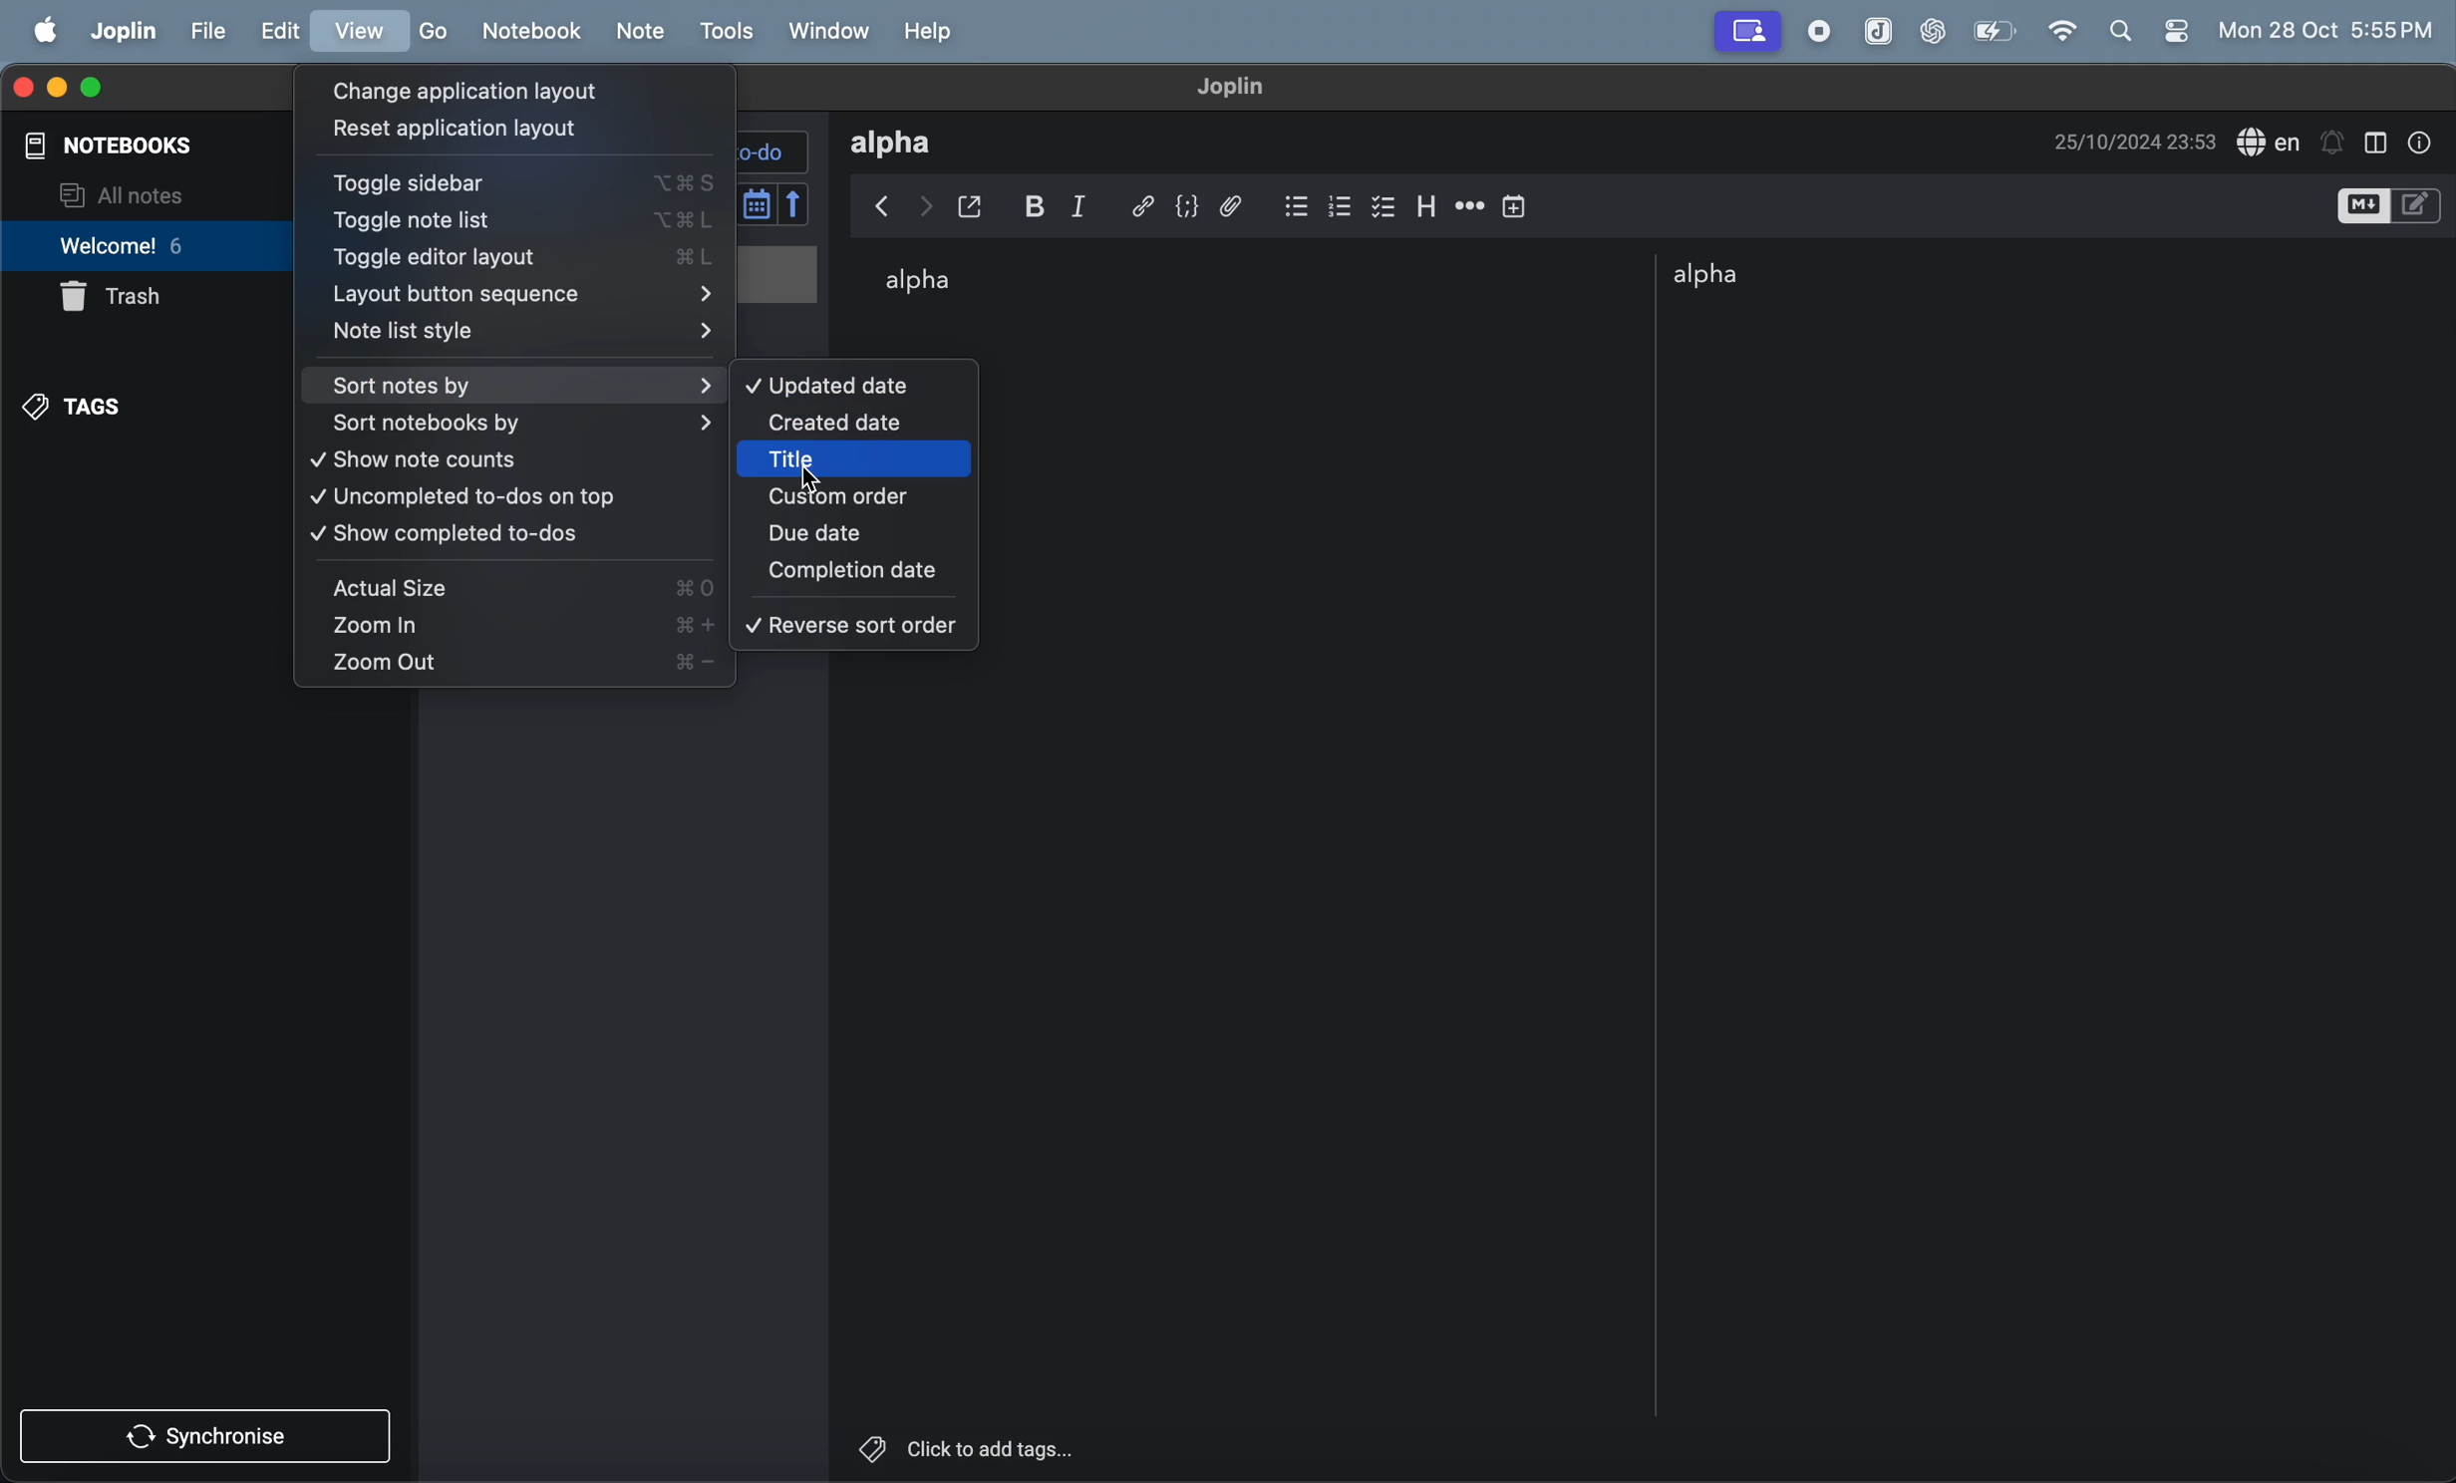 The image size is (2456, 1483). I want to click on view, so click(361, 32).